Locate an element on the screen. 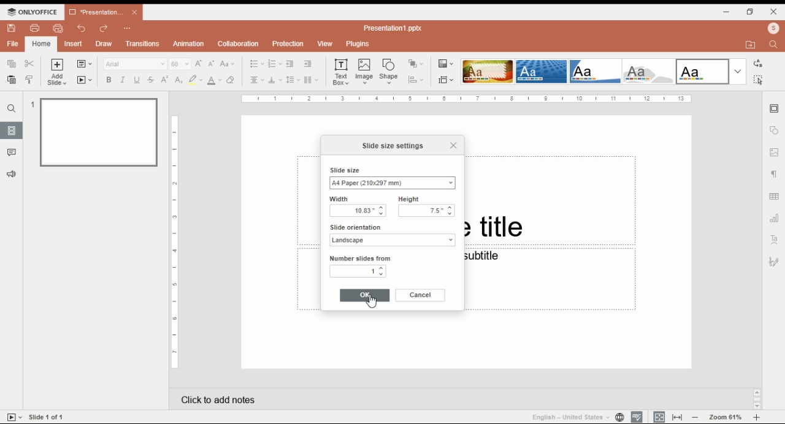 The height and width of the screenshot is (424, 785). restore is located at coordinates (750, 12).